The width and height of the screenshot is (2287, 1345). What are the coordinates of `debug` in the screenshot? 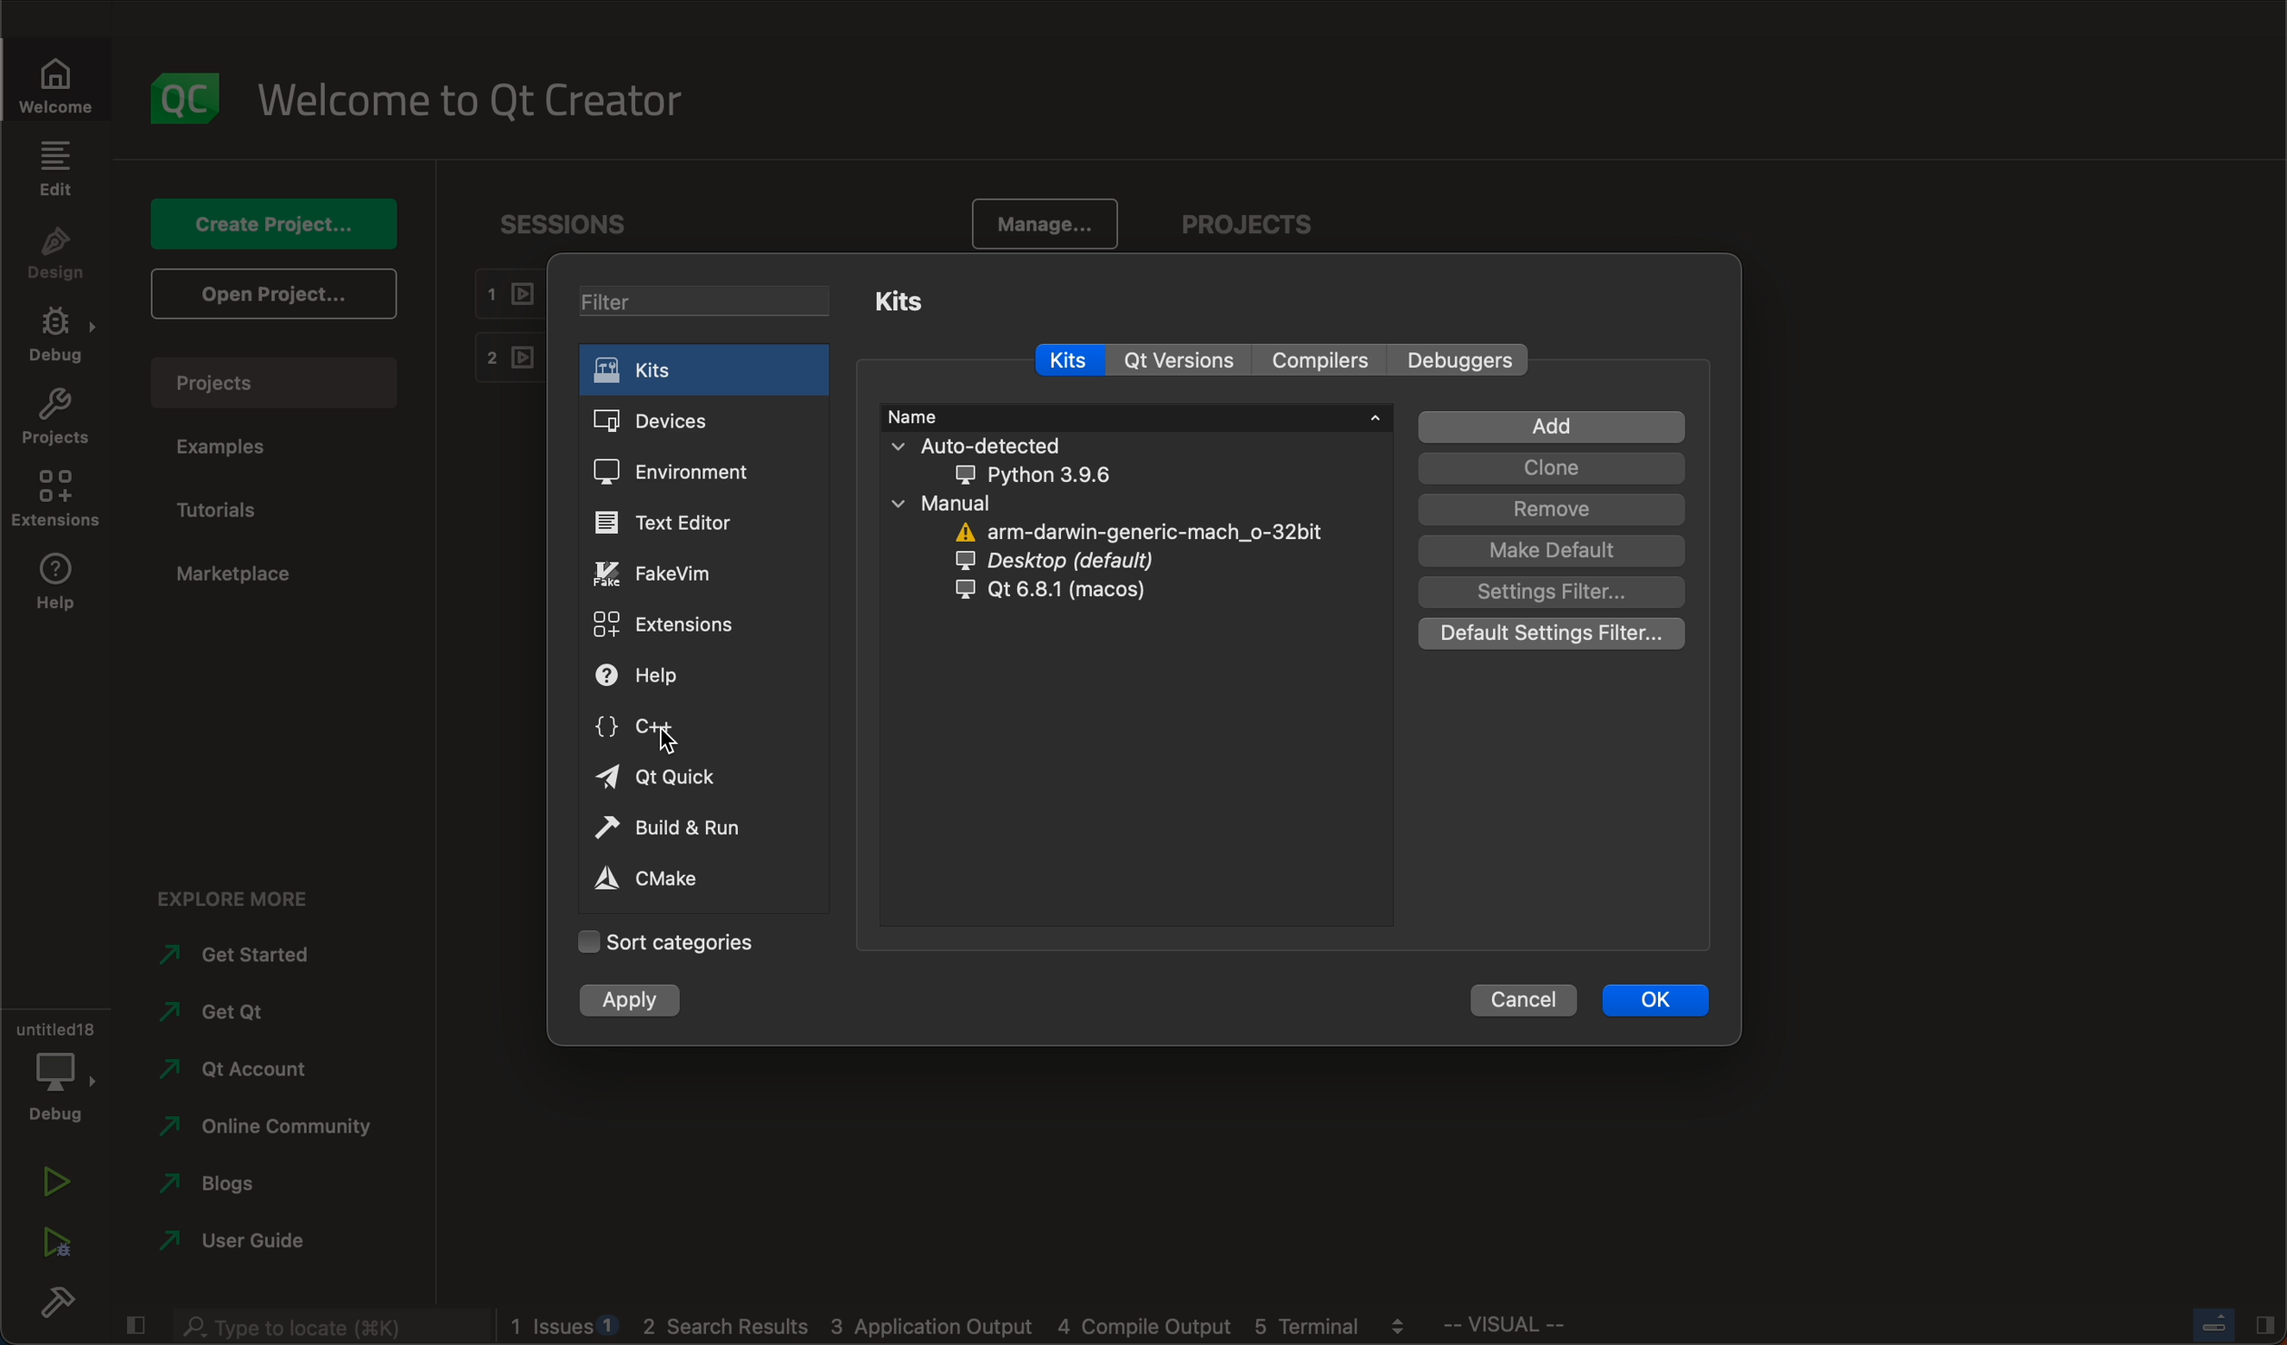 It's located at (61, 338).